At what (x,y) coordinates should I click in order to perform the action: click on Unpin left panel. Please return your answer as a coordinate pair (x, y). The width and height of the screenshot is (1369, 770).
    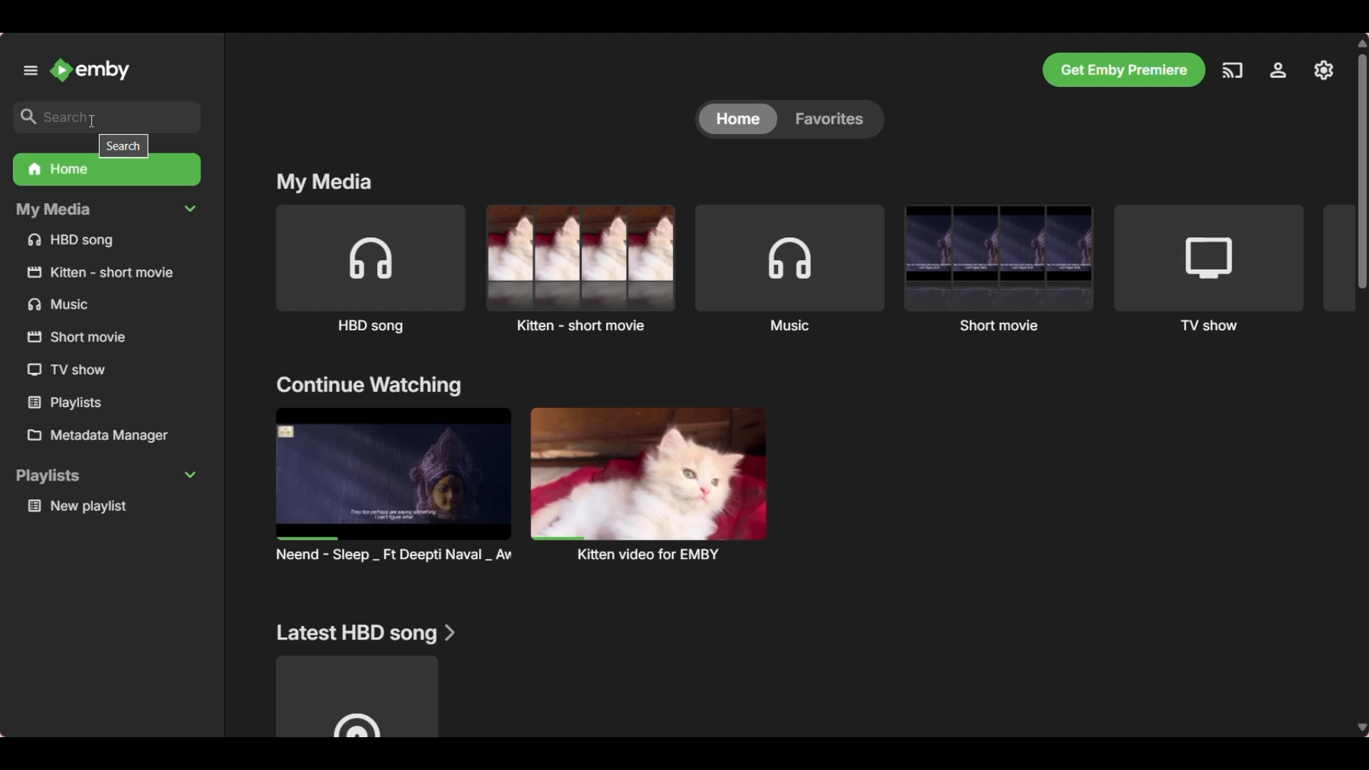
    Looking at the image, I should click on (31, 70).